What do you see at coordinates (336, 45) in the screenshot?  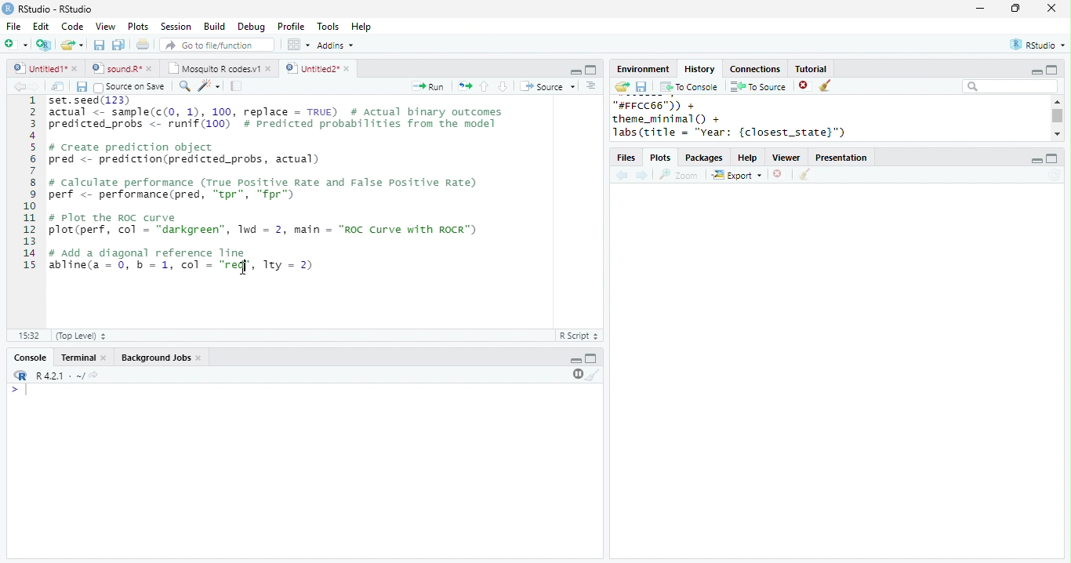 I see `Addins` at bounding box center [336, 45].